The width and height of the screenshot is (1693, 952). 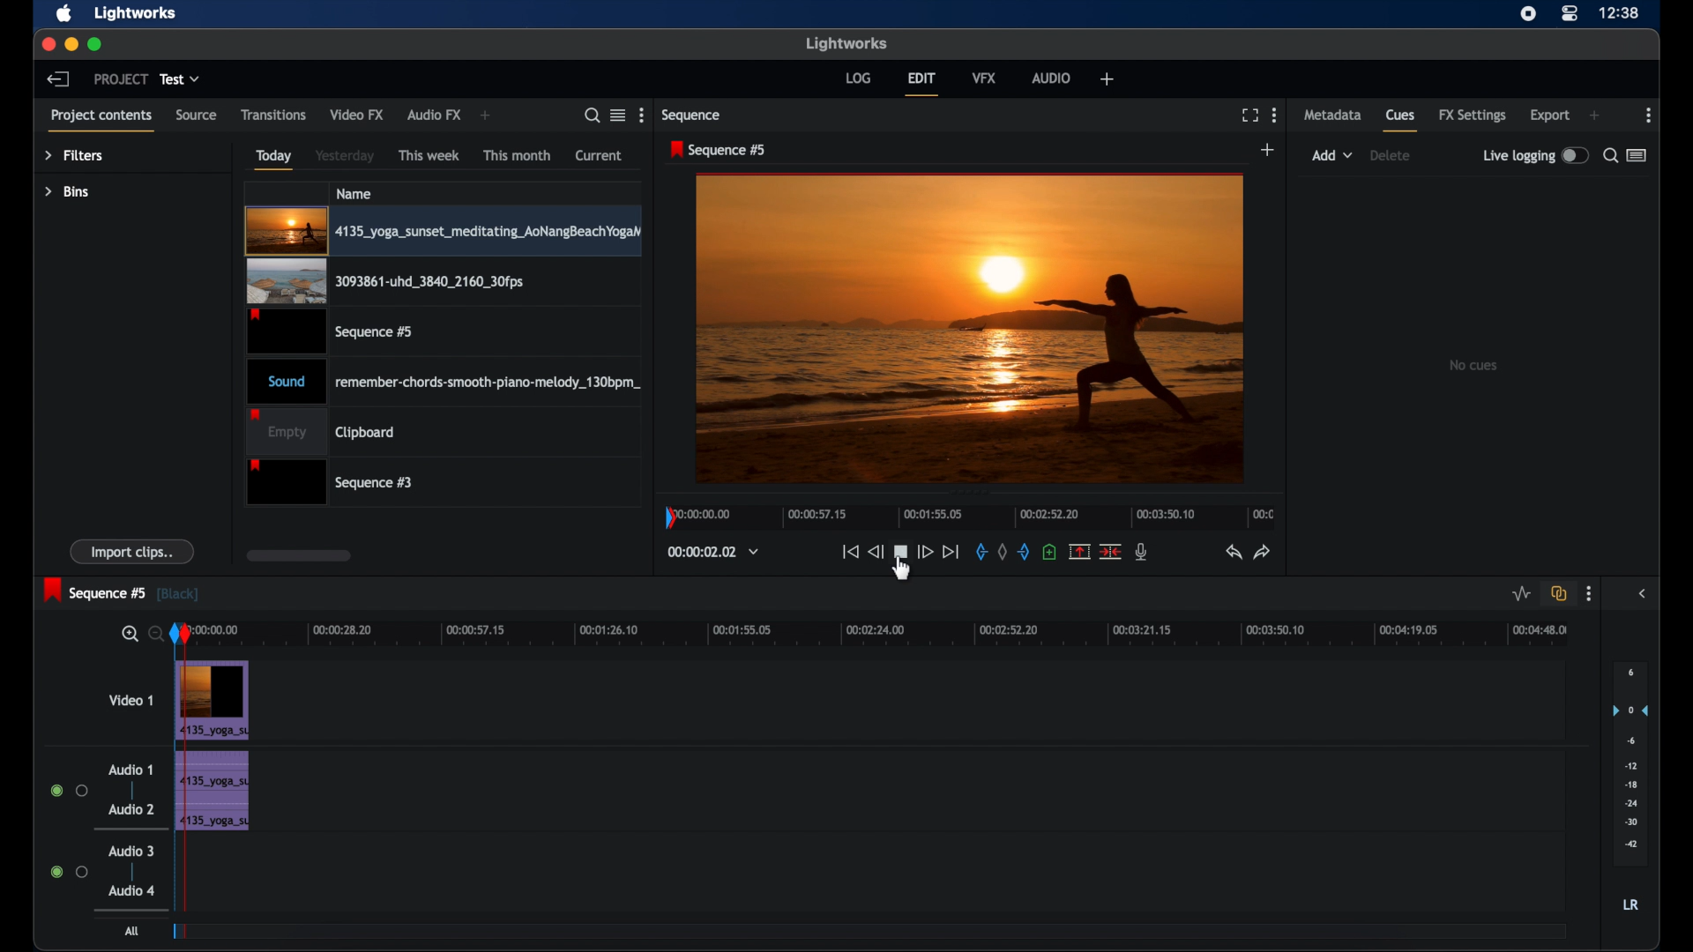 I want to click on vfx, so click(x=983, y=77).